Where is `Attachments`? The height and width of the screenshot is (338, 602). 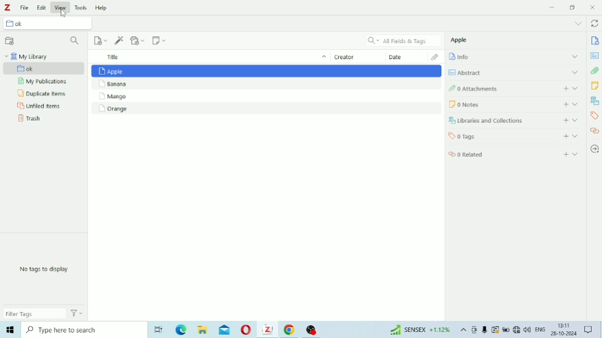
Attachments is located at coordinates (491, 89).